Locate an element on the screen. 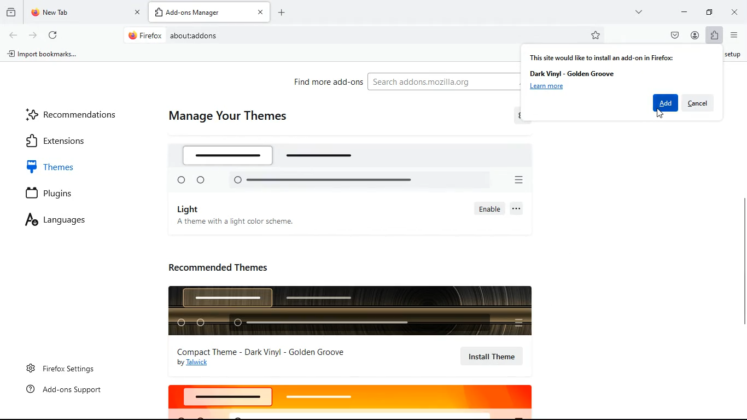 Image resolution: width=747 pixels, height=420 pixels. minimize is located at coordinates (681, 11).